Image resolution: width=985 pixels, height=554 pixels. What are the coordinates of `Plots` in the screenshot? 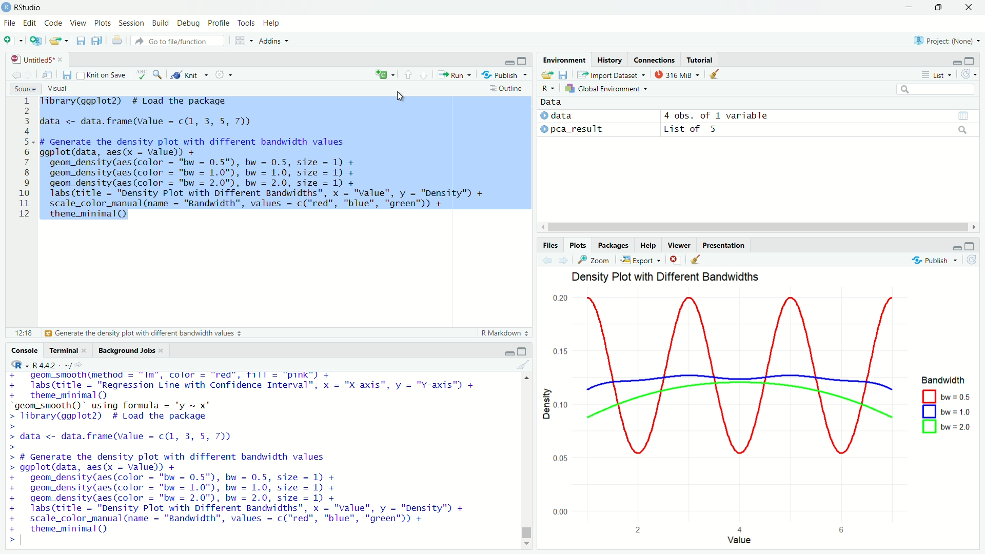 It's located at (102, 22).